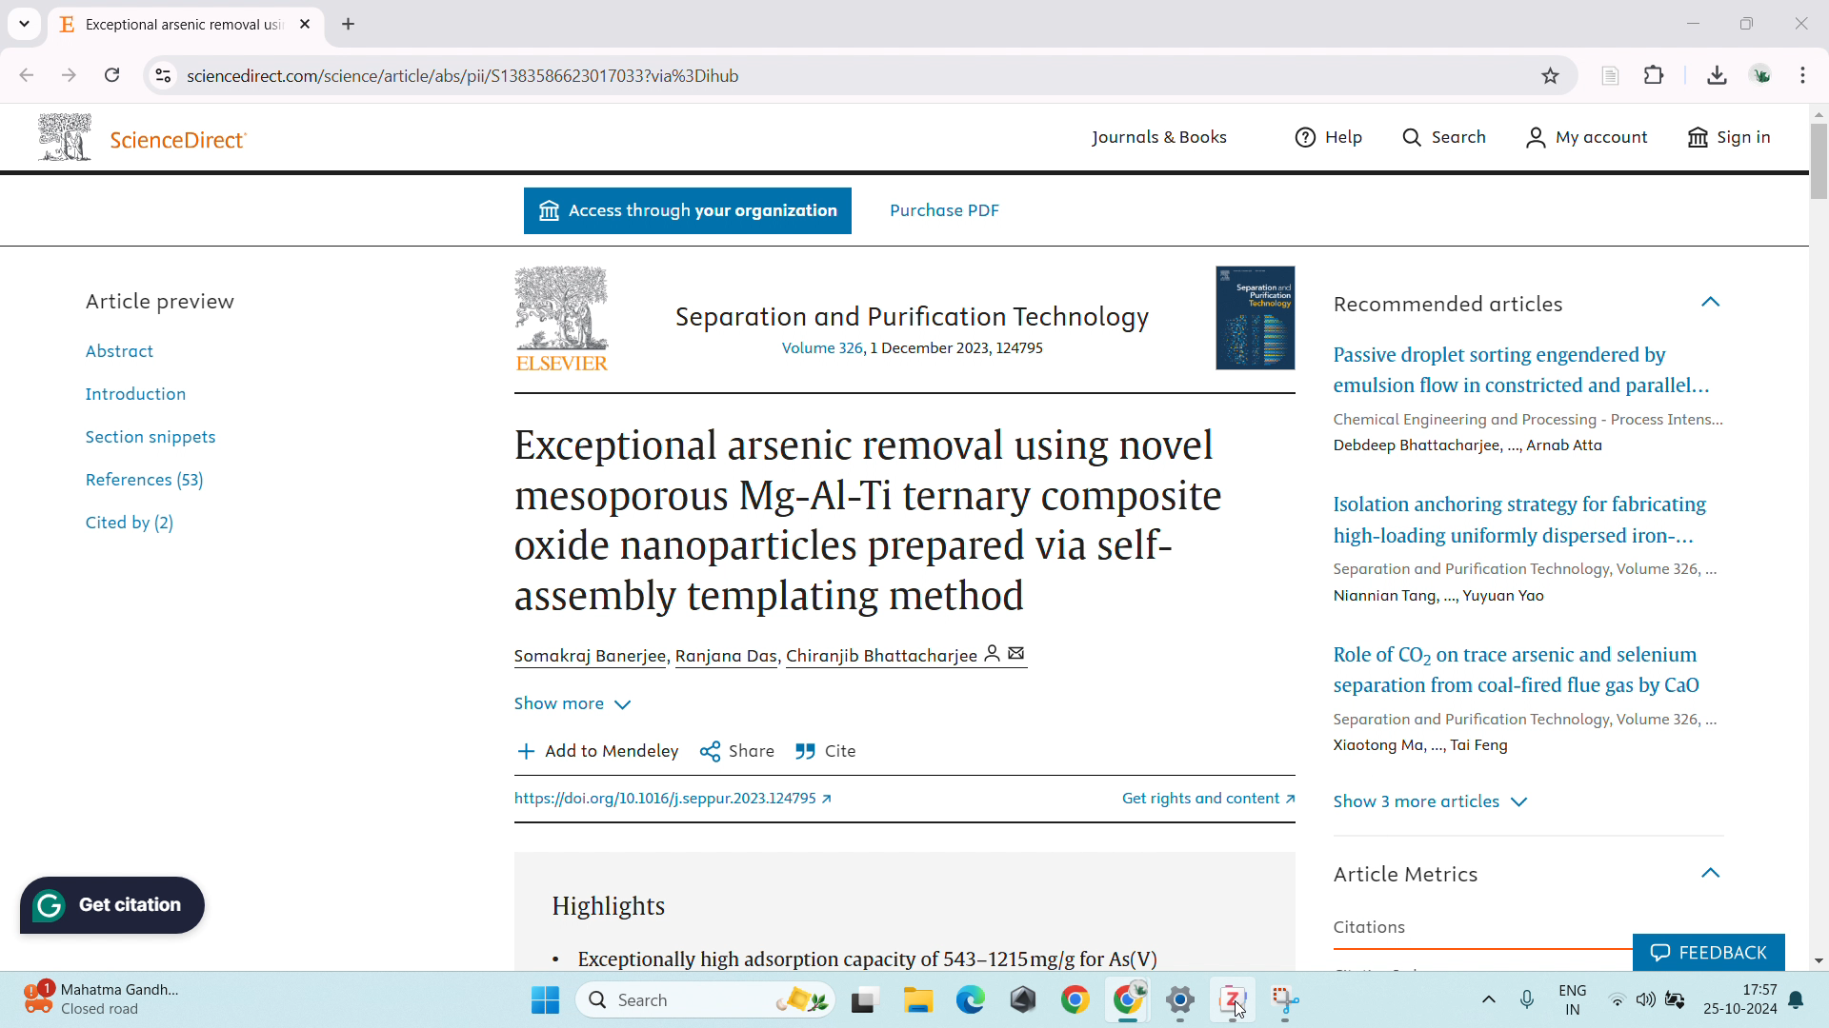  Describe the element at coordinates (1155, 139) in the screenshot. I see `Journals & Books` at that location.